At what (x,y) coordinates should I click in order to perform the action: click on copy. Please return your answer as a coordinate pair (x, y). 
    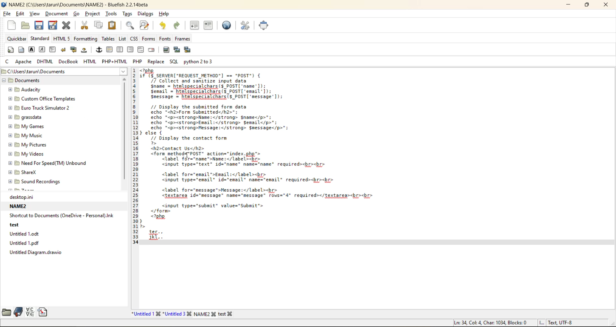
    Looking at the image, I should click on (99, 24).